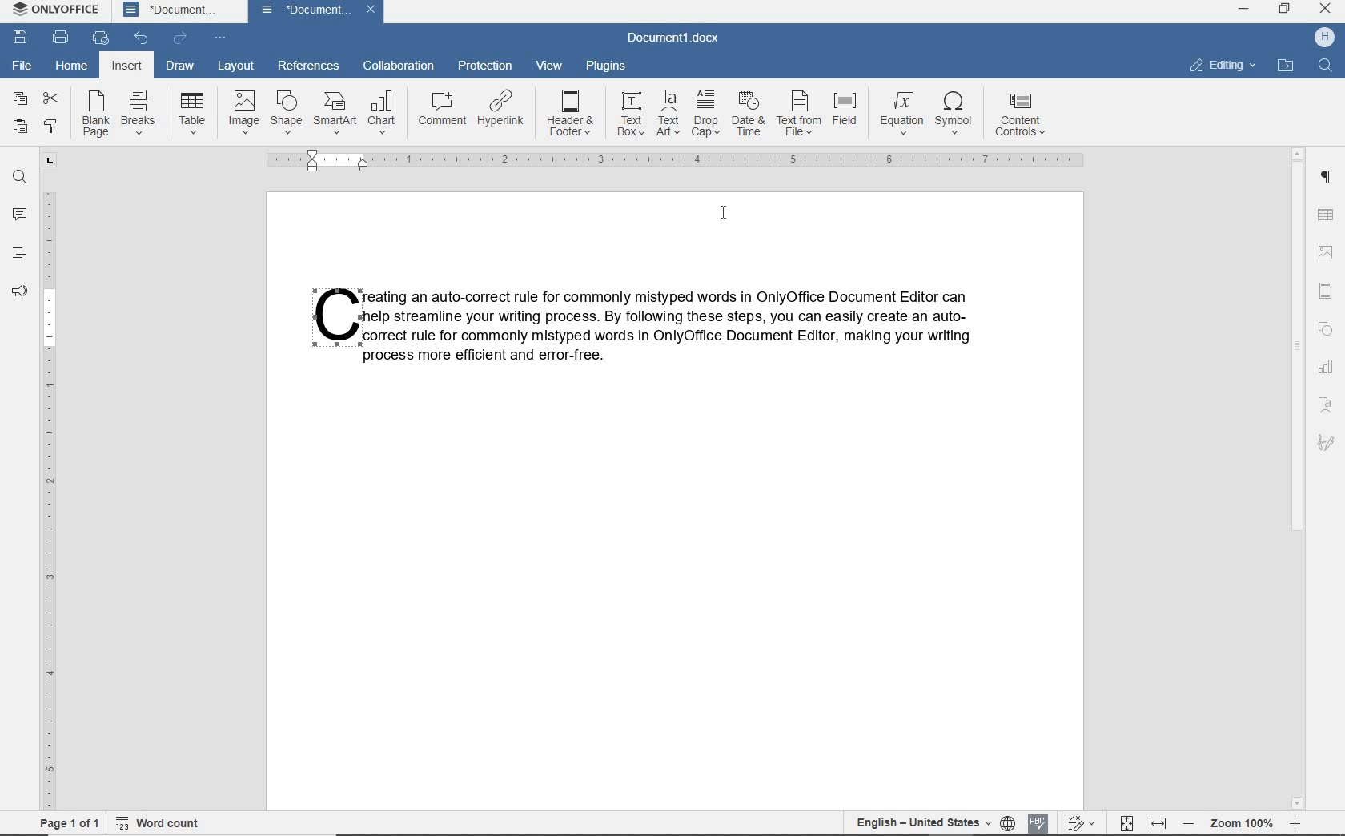 This screenshot has height=836, width=1345. I want to click on field, so click(848, 114).